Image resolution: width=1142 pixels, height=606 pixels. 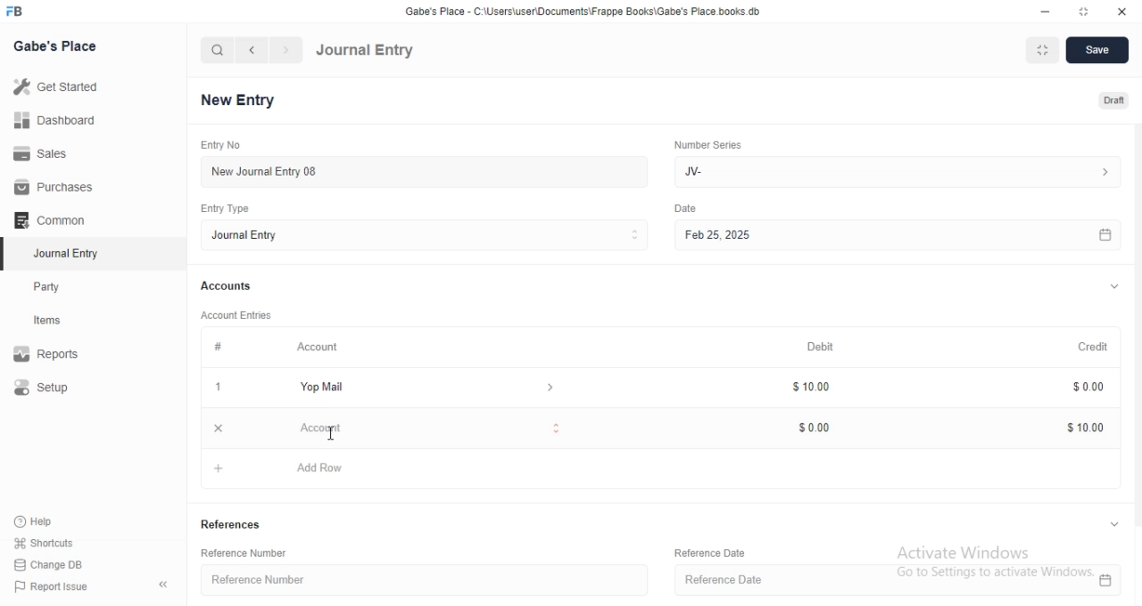 What do you see at coordinates (1121, 10) in the screenshot?
I see `close` at bounding box center [1121, 10].